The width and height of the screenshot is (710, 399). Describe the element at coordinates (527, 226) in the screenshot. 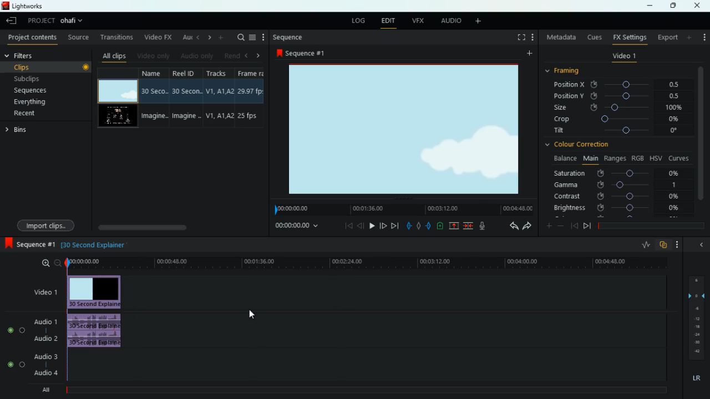

I see `forward` at that location.